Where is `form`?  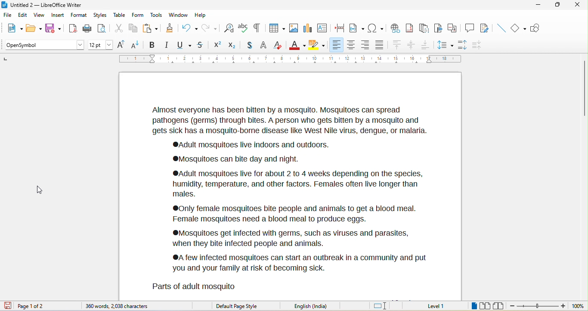
form is located at coordinates (137, 14).